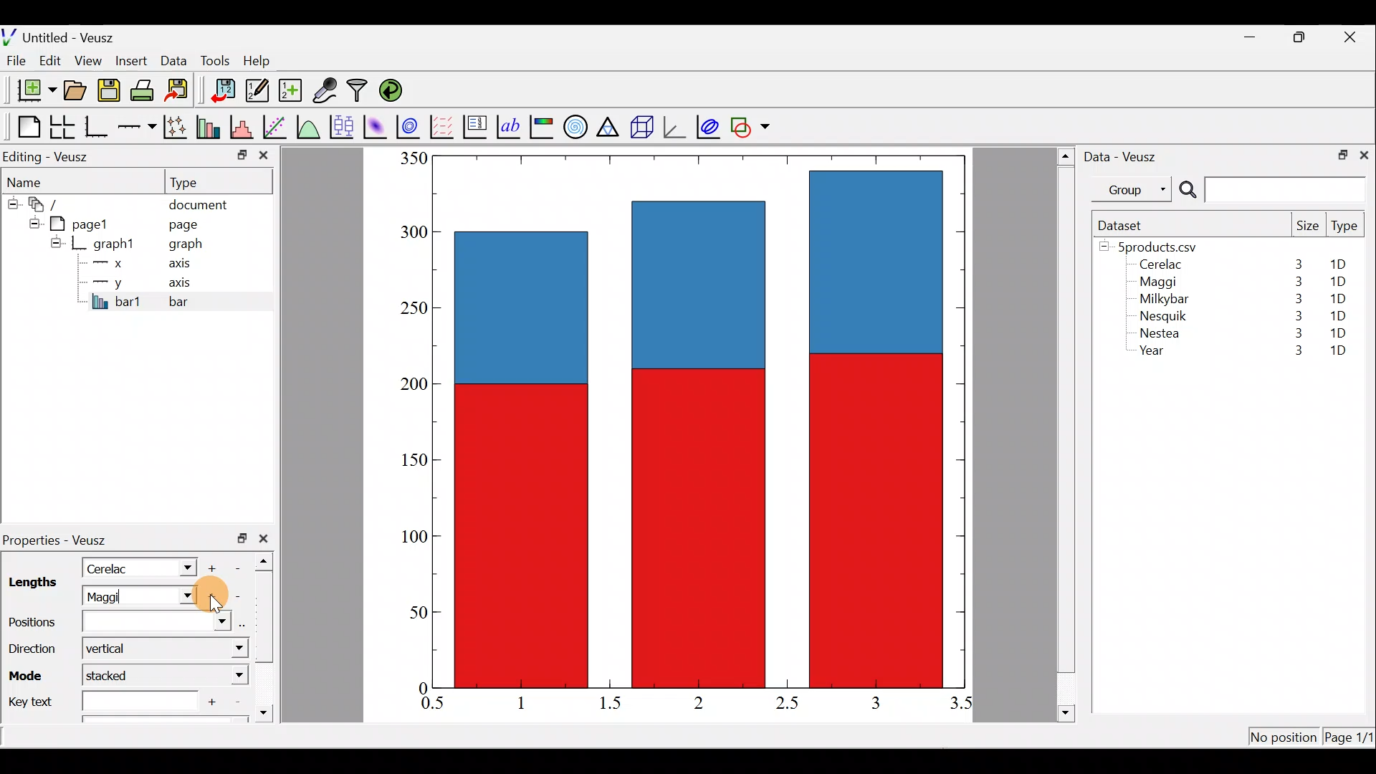  Describe the element at coordinates (1125, 225) in the screenshot. I see `Dataset` at that location.